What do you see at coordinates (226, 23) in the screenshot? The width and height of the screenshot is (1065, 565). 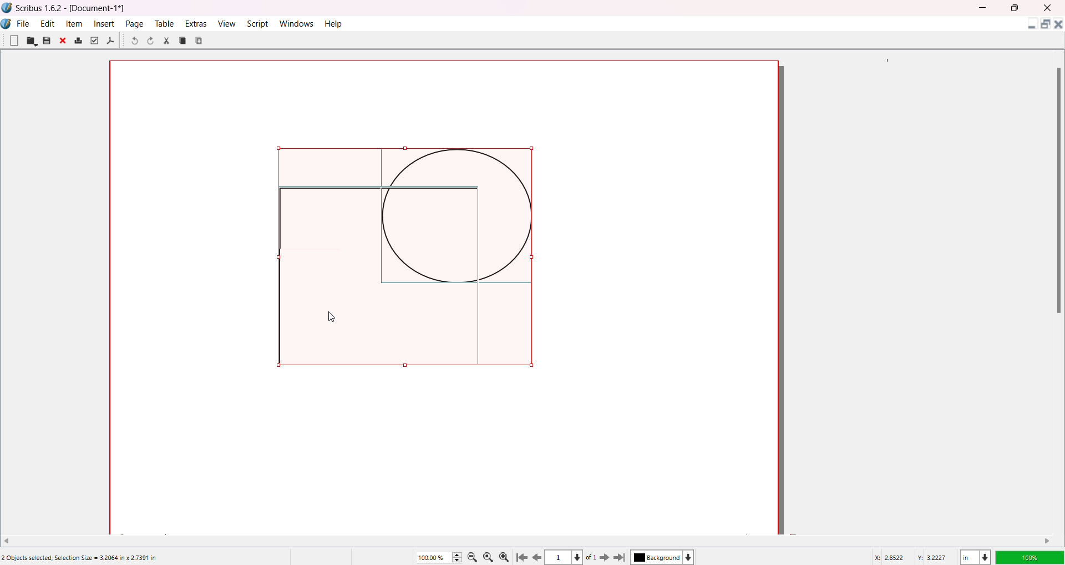 I see `View` at bounding box center [226, 23].